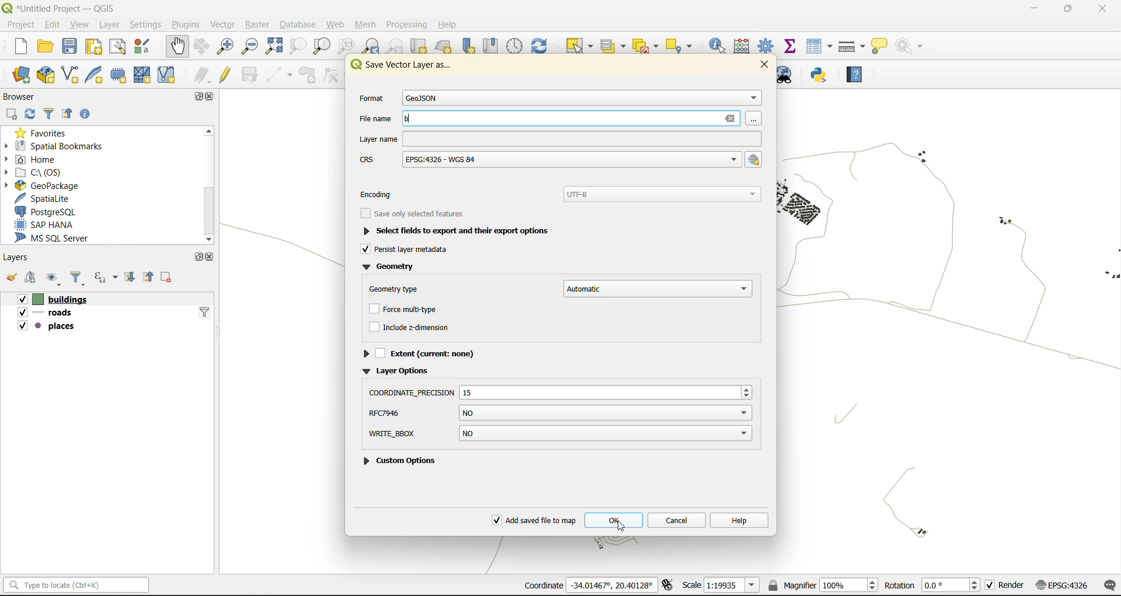 Image resolution: width=1121 pixels, height=596 pixels. What do you see at coordinates (560, 390) in the screenshot?
I see `resize` at bounding box center [560, 390].